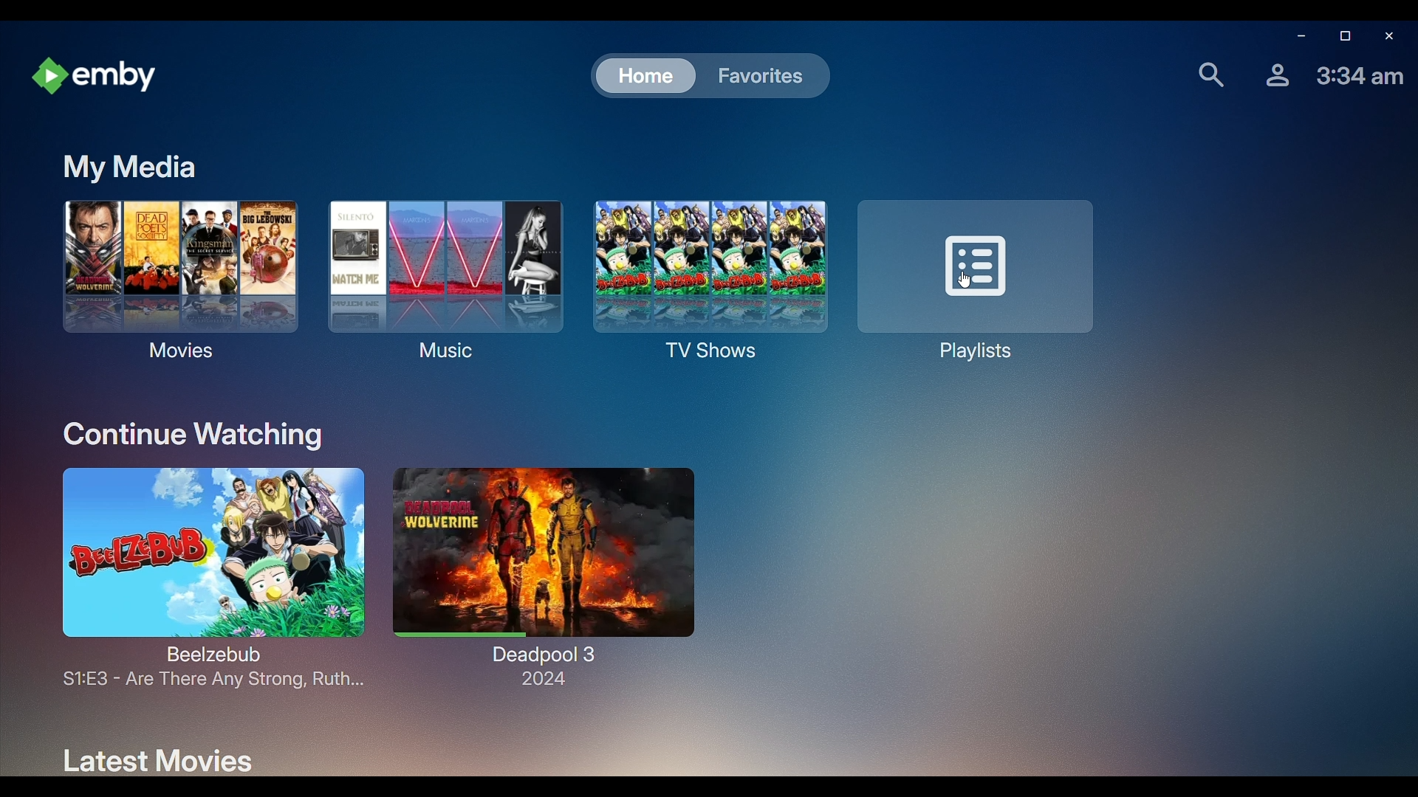 The height and width of the screenshot is (797, 1418). I want to click on cursor, so click(966, 284).